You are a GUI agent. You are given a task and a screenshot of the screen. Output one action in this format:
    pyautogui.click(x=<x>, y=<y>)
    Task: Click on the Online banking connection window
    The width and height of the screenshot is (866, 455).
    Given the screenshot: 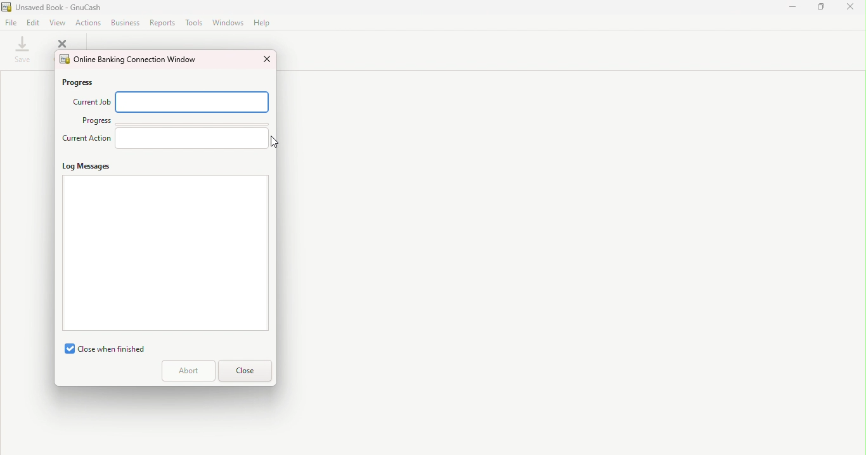 What is the action you would take?
    pyautogui.click(x=127, y=59)
    